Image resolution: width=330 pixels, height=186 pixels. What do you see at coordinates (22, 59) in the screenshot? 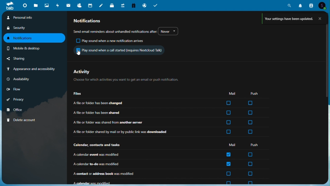
I see `Sharing` at bounding box center [22, 59].